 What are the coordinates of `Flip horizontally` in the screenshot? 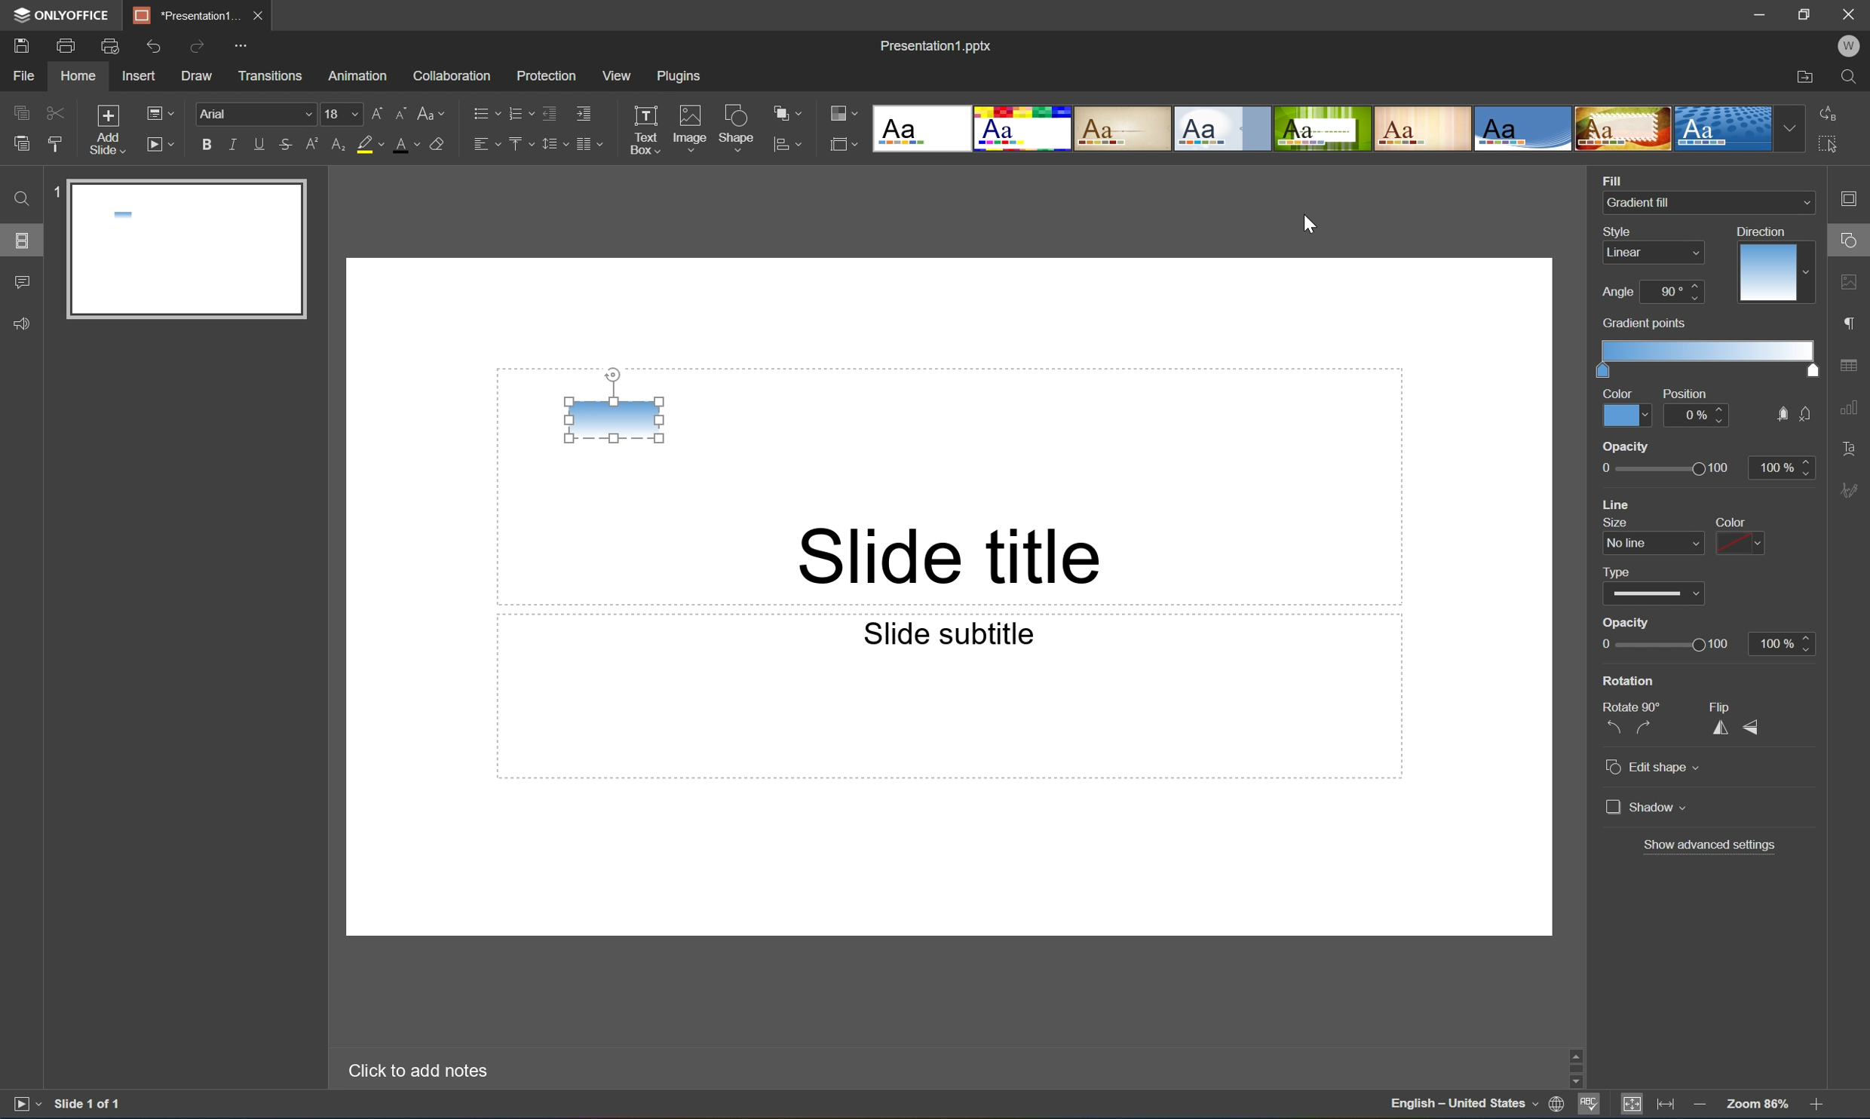 It's located at (1721, 730).